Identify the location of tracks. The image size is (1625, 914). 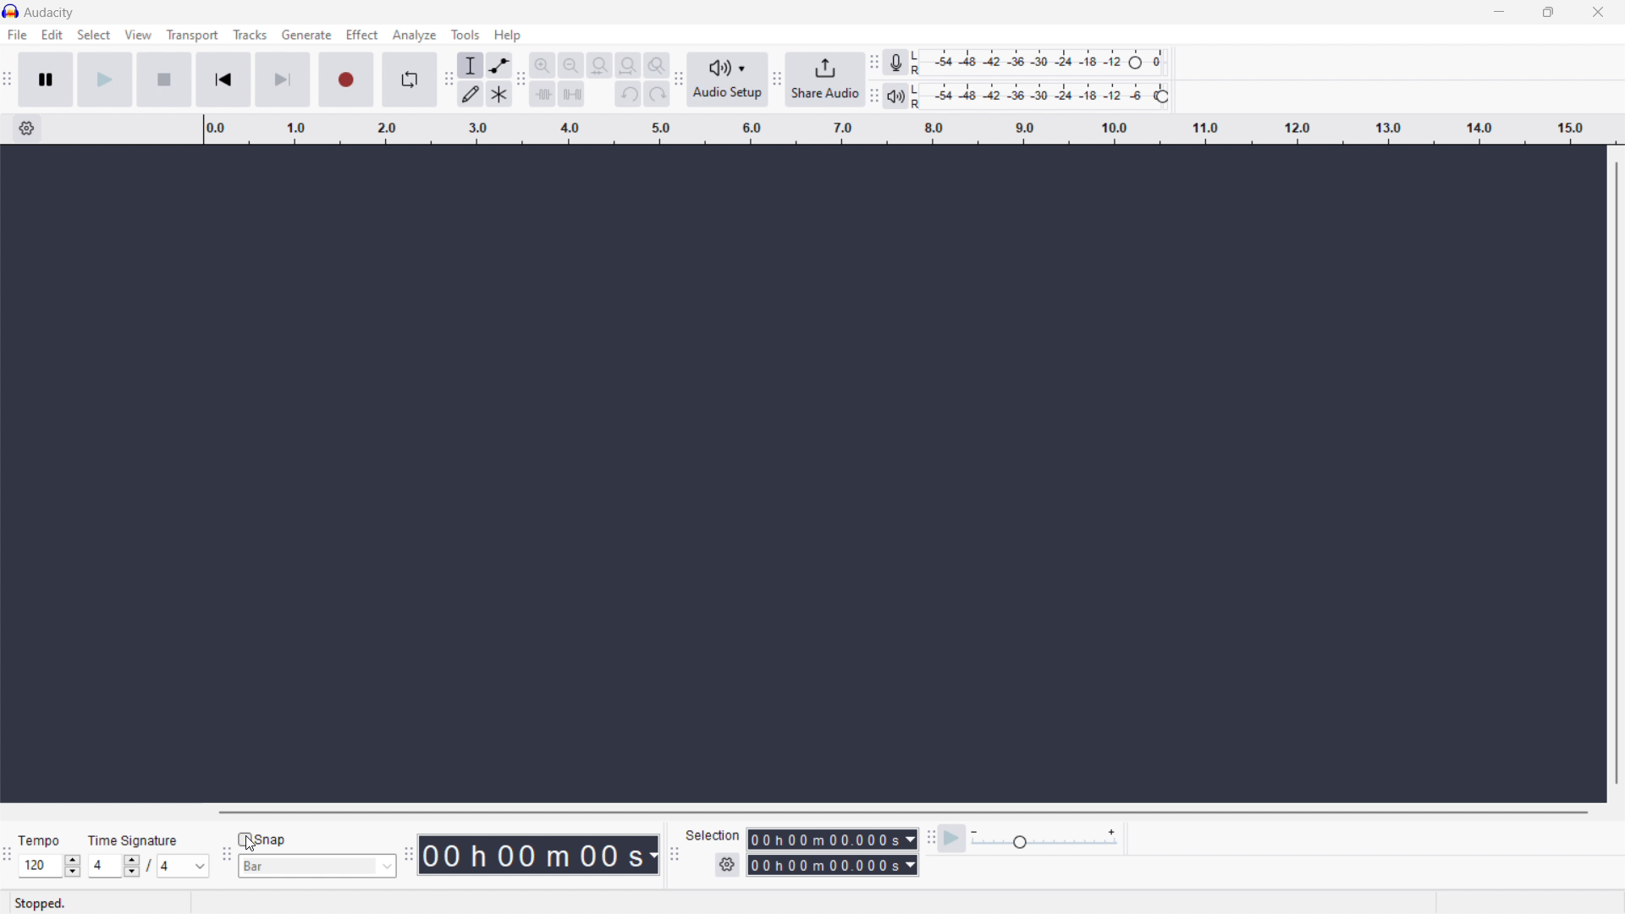
(251, 36).